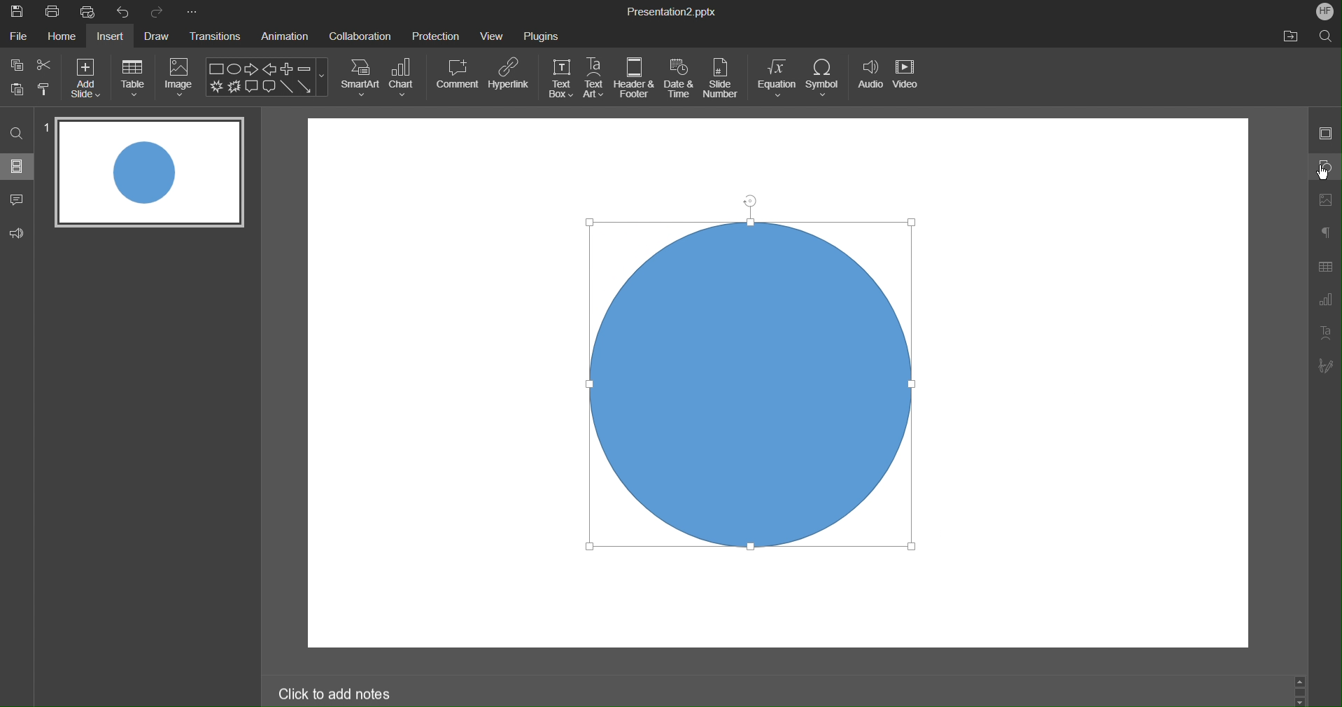 This screenshot has width=1342, height=707. What do you see at coordinates (723, 79) in the screenshot?
I see `Slide Number` at bounding box center [723, 79].